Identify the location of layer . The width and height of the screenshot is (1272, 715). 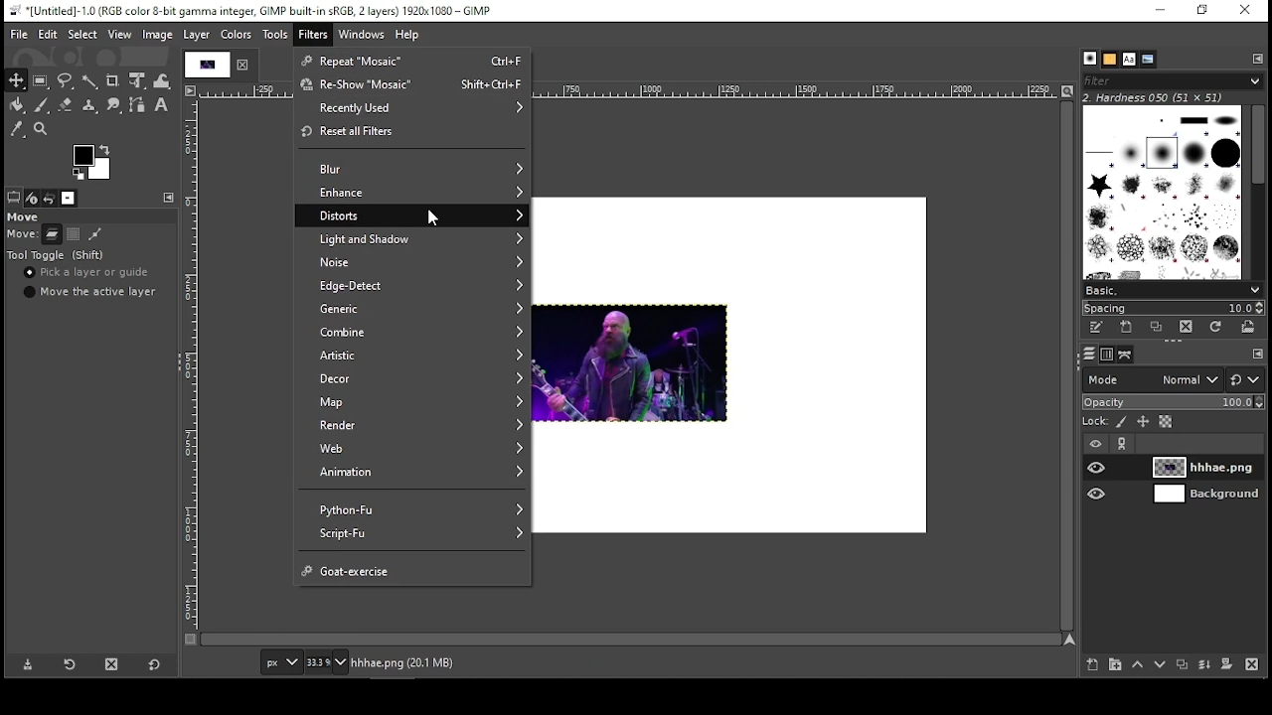
(1207, 496).